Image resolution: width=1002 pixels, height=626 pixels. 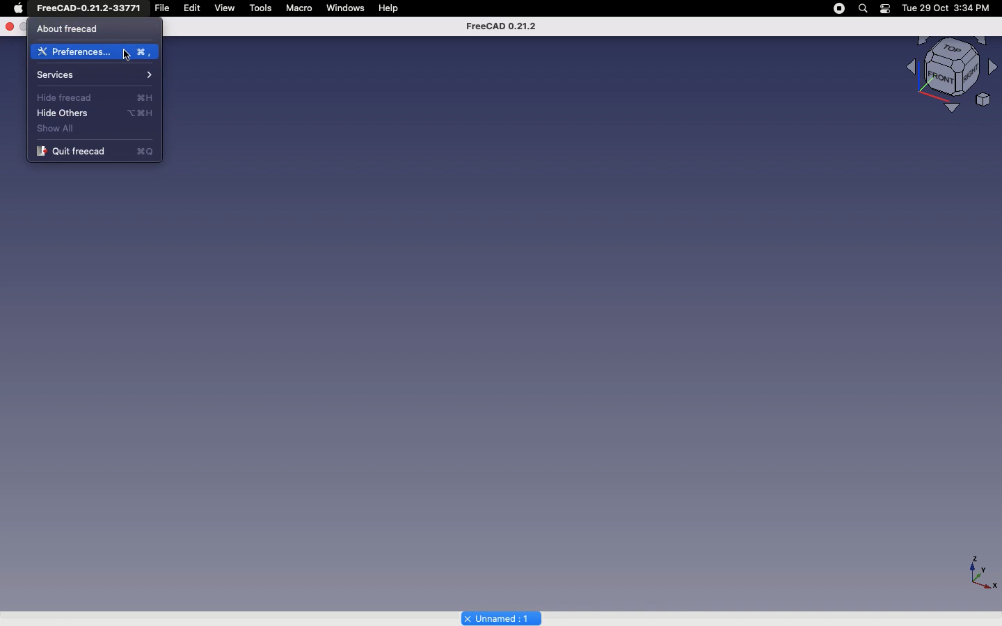 I want to click on Cursor, so click(x=127, y=52).